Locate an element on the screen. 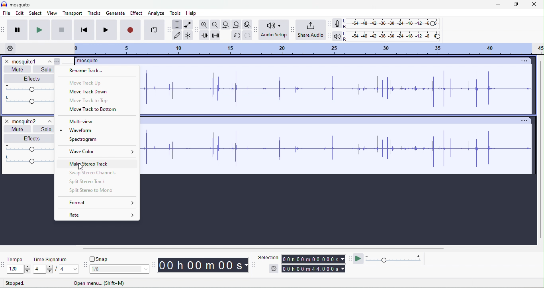 This screenshot has width=544, height=288. tools is located at coordinates (176, 13).